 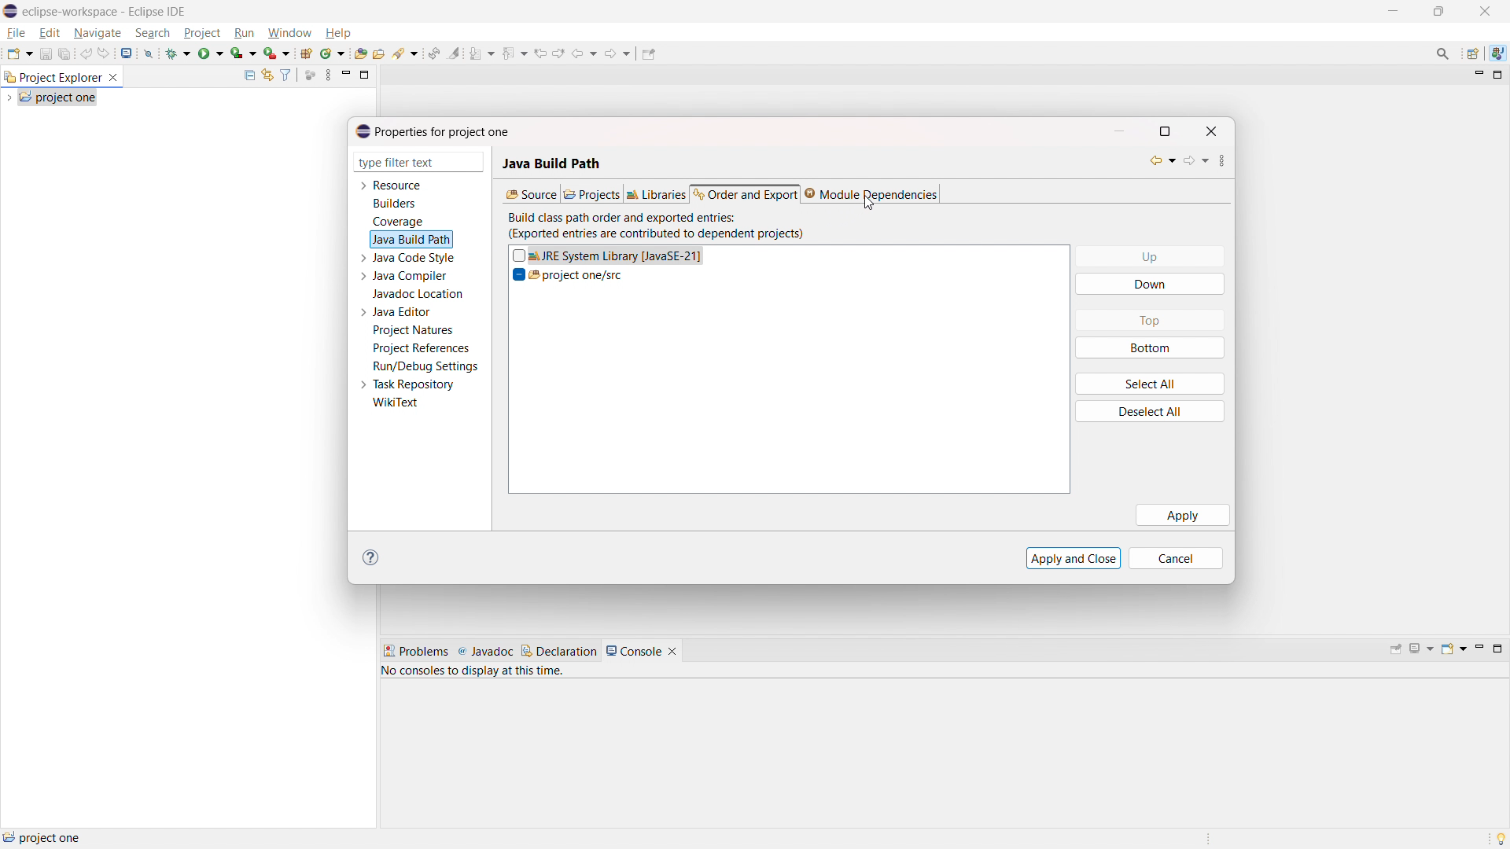 What do you see at coordinates (530, 193) in the screenshot?
I see `source` at bounding box center [530, 193].